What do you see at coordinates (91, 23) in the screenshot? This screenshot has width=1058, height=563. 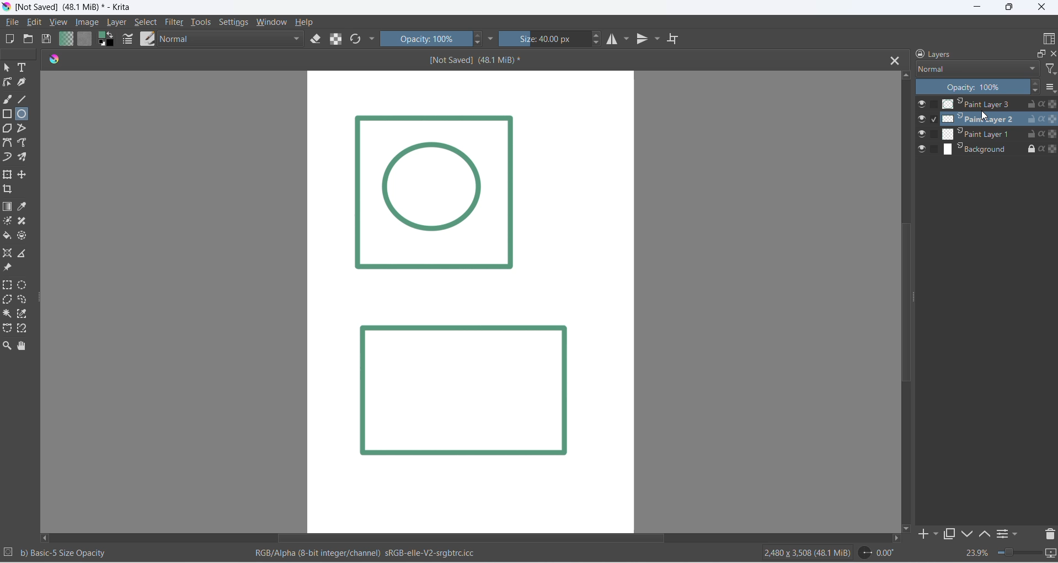 I see `image` at bounding box center [91, 23].